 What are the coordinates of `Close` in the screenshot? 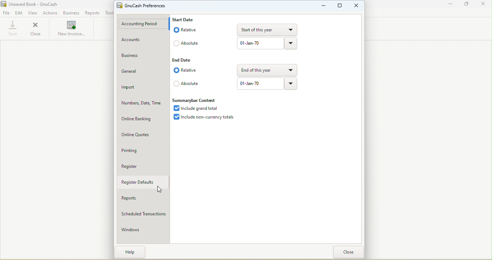 It's located at (483, 4).